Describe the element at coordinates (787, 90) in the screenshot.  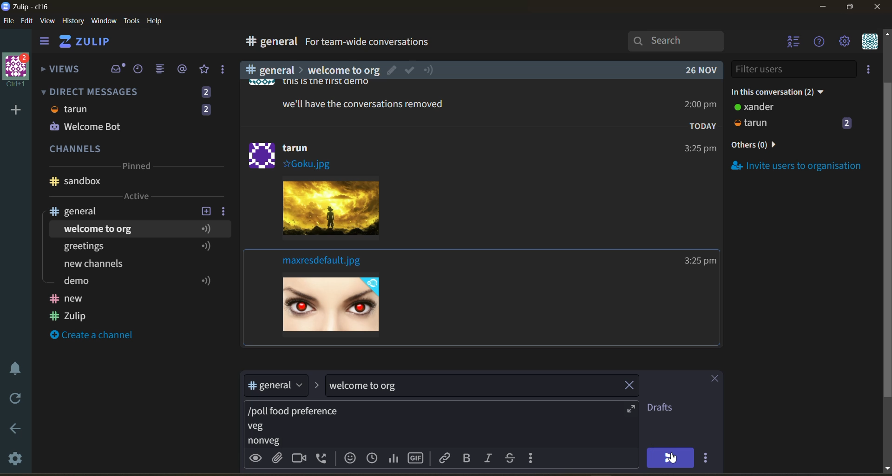
I see `in this conversation` at that location.